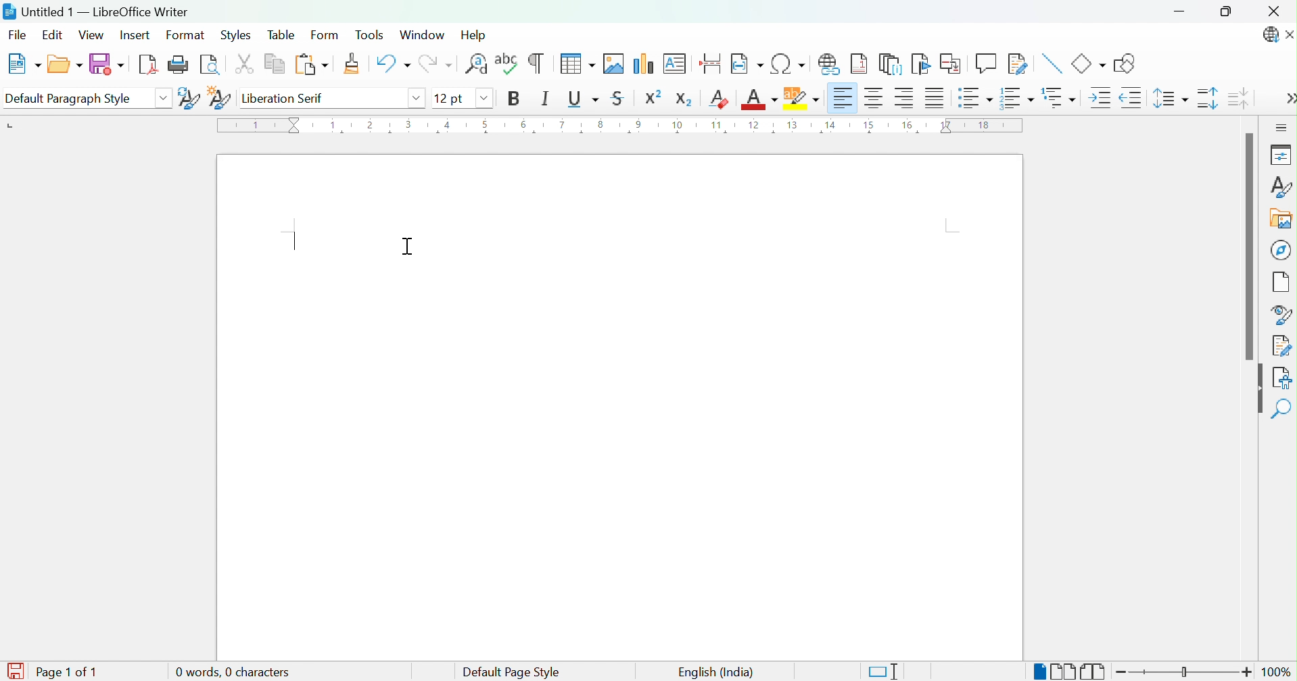 The height and width of the screenshot is (681, 1297). What do you see at coordinates (1289, 36) in the screenshot?
I see `Close` at bounding box center [1289, 36].